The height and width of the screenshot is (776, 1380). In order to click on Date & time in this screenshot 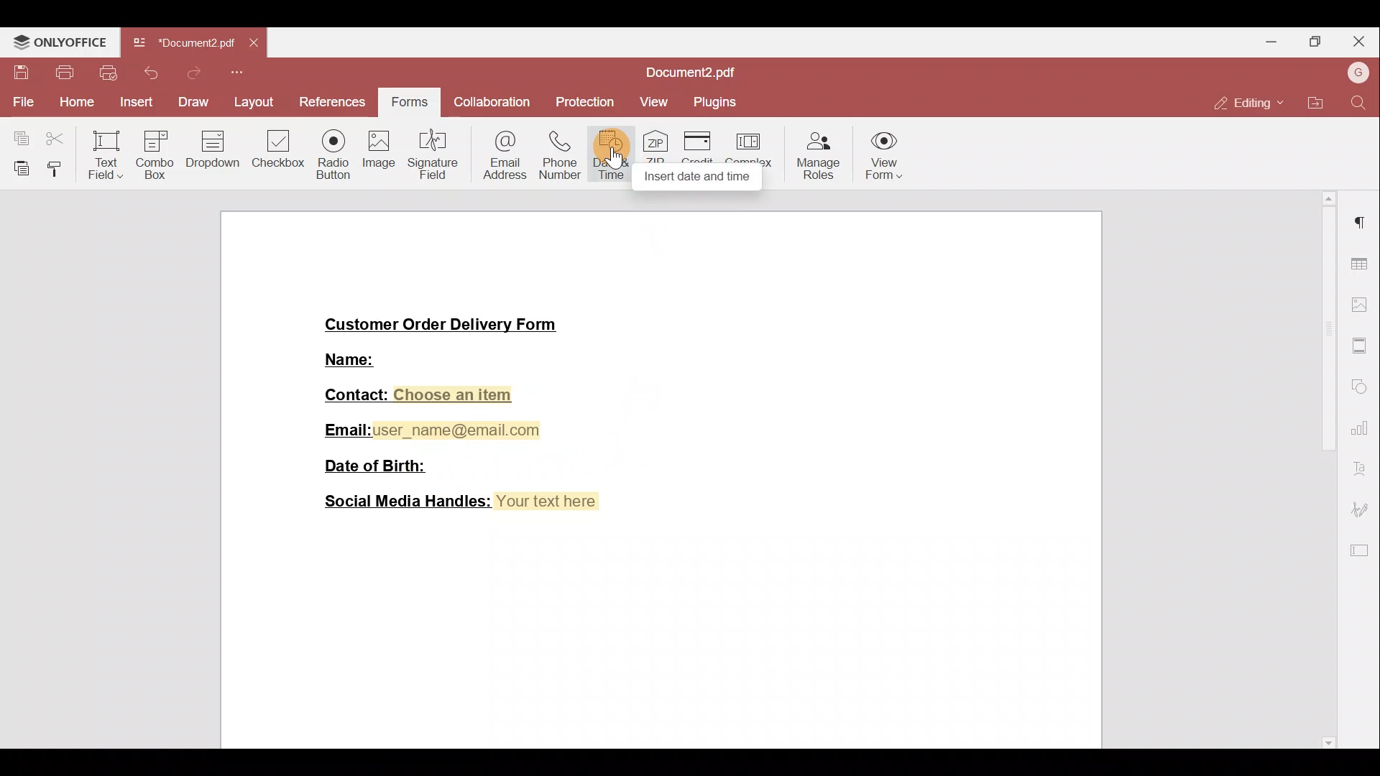, I will do `click(614, 152)`.